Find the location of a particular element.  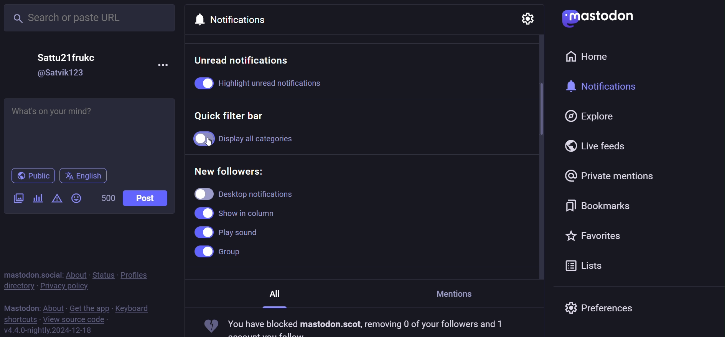

post is located at coordinates (146, 198).